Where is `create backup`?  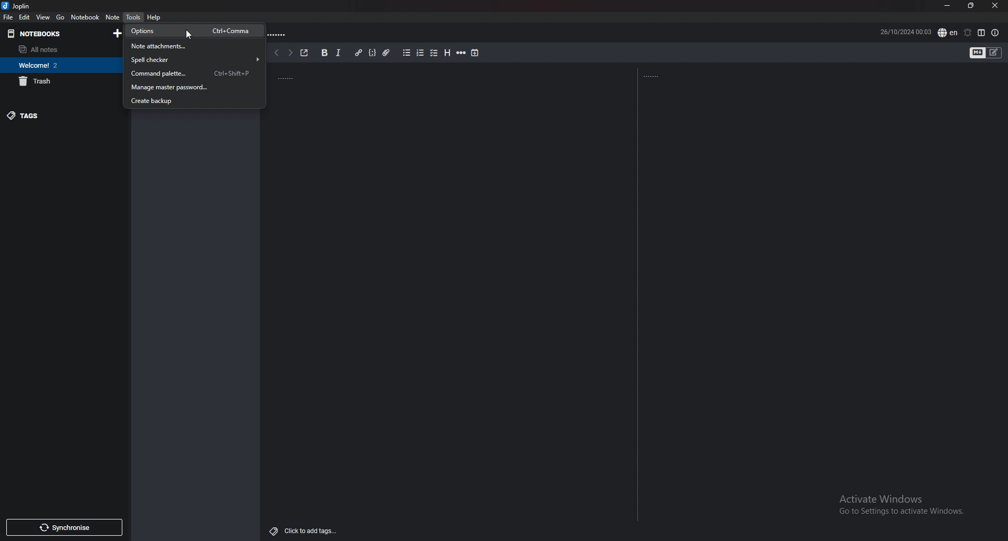
create backup is located at coordinates (191, 100).